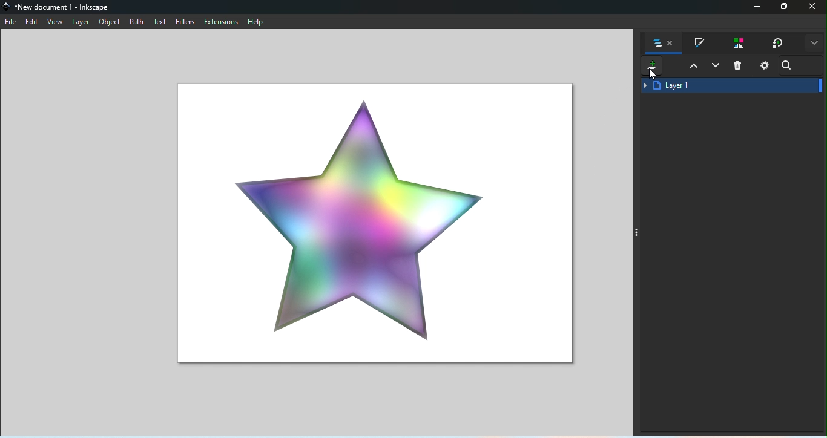  Describe the element at coordinates (690, 68) in the screenshot. I see `Raise selection one layer` at that location.